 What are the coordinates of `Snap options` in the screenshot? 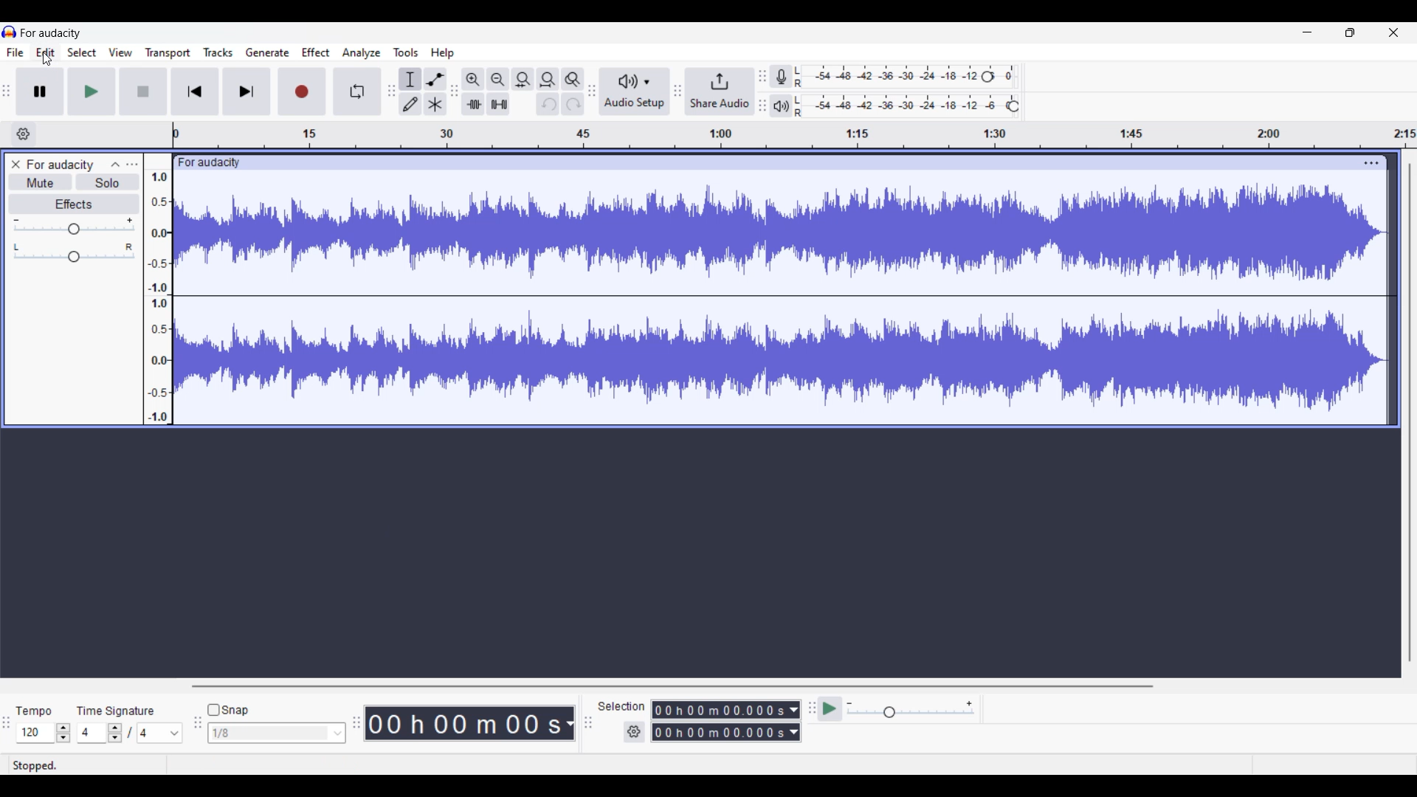 It's located at (277, 733).